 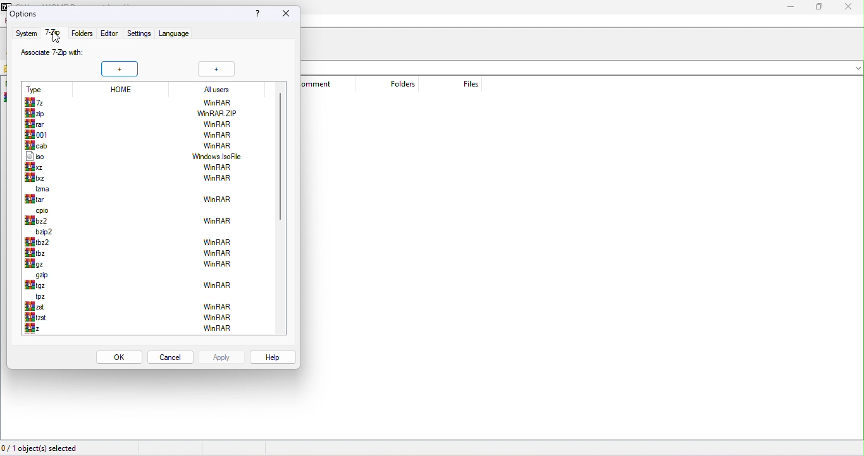 I want to click on tzst, so click(x=40, y=317).